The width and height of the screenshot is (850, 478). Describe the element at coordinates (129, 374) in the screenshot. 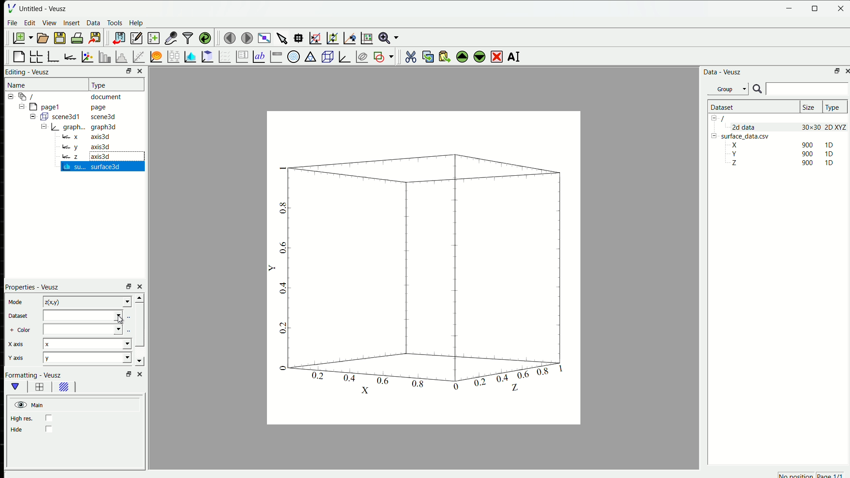

I see `open in separate window` at that location.